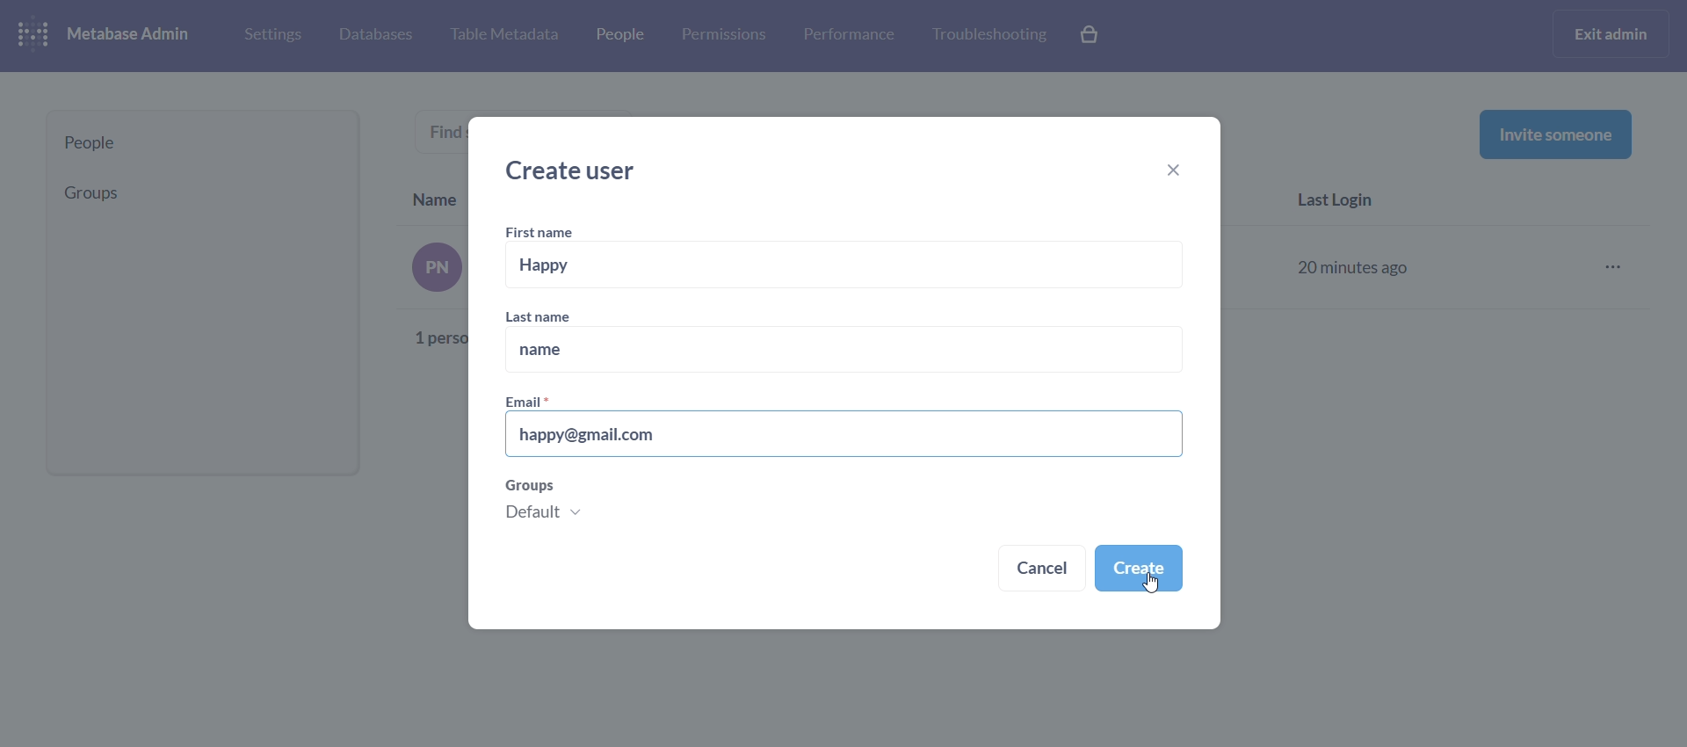 Image resolution: width=1687 pixels, height=747 pixels. Describe the element at coordinates (203, 143) in the screenshot. I see `people` at that location.